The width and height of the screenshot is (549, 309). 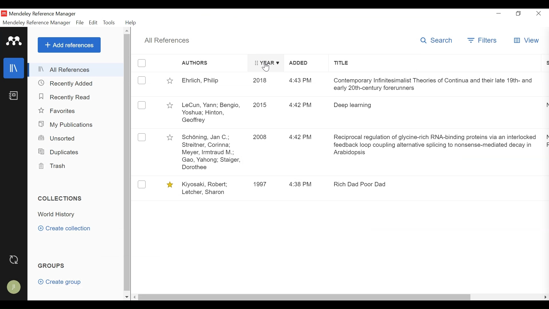 What do you see at coordinates (435, 146) in the screenshot?
I see `Reciprocal regulation of glycine-rich RNA-binding proteins via an interlocked feedback loop coupling alternative splicing to nonsense-mediated decay in Arabidopsis` at bounding box center [435, 146].